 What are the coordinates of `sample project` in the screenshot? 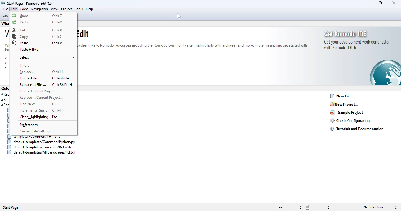 It's located at (347, 112).